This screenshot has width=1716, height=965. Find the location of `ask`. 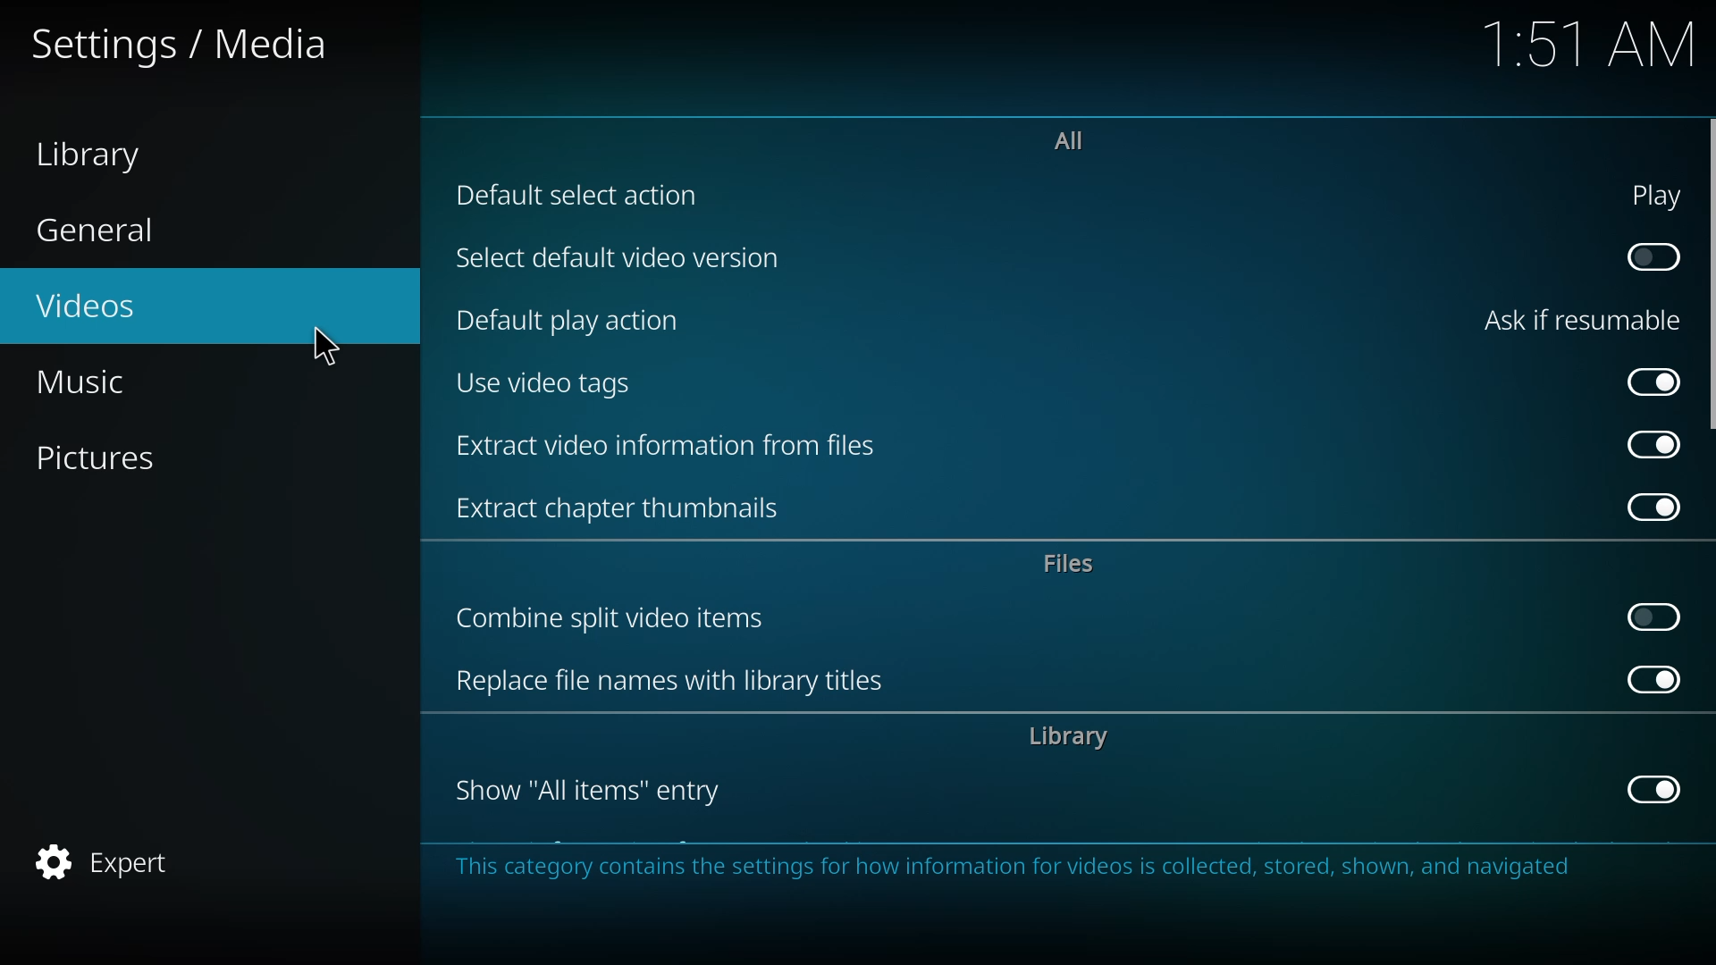

ask is located at coordinates (1575, 321).